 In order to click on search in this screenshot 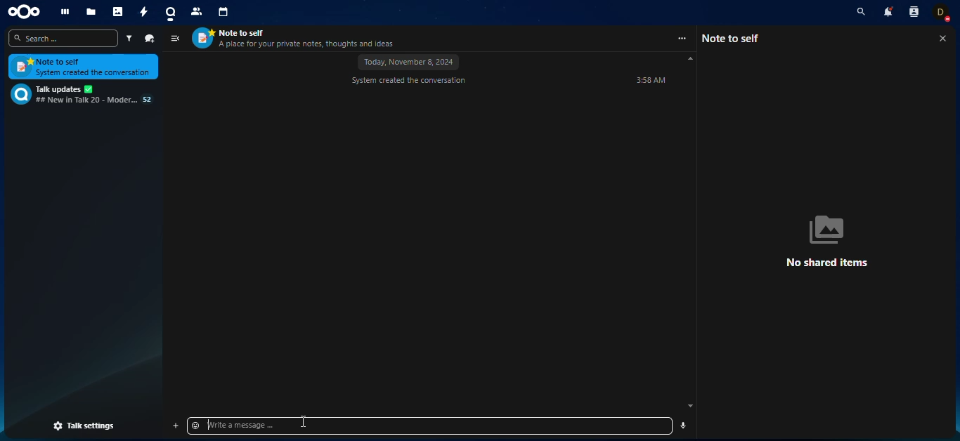, I will do `click(858, 12)`.